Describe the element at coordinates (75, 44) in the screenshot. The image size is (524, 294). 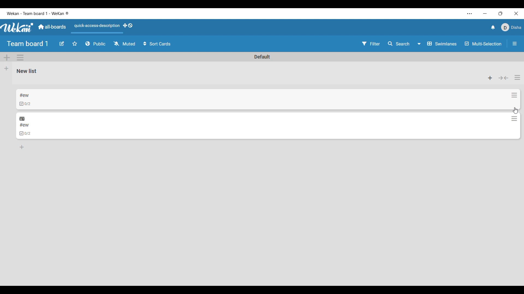
I see `Star board` at that location.